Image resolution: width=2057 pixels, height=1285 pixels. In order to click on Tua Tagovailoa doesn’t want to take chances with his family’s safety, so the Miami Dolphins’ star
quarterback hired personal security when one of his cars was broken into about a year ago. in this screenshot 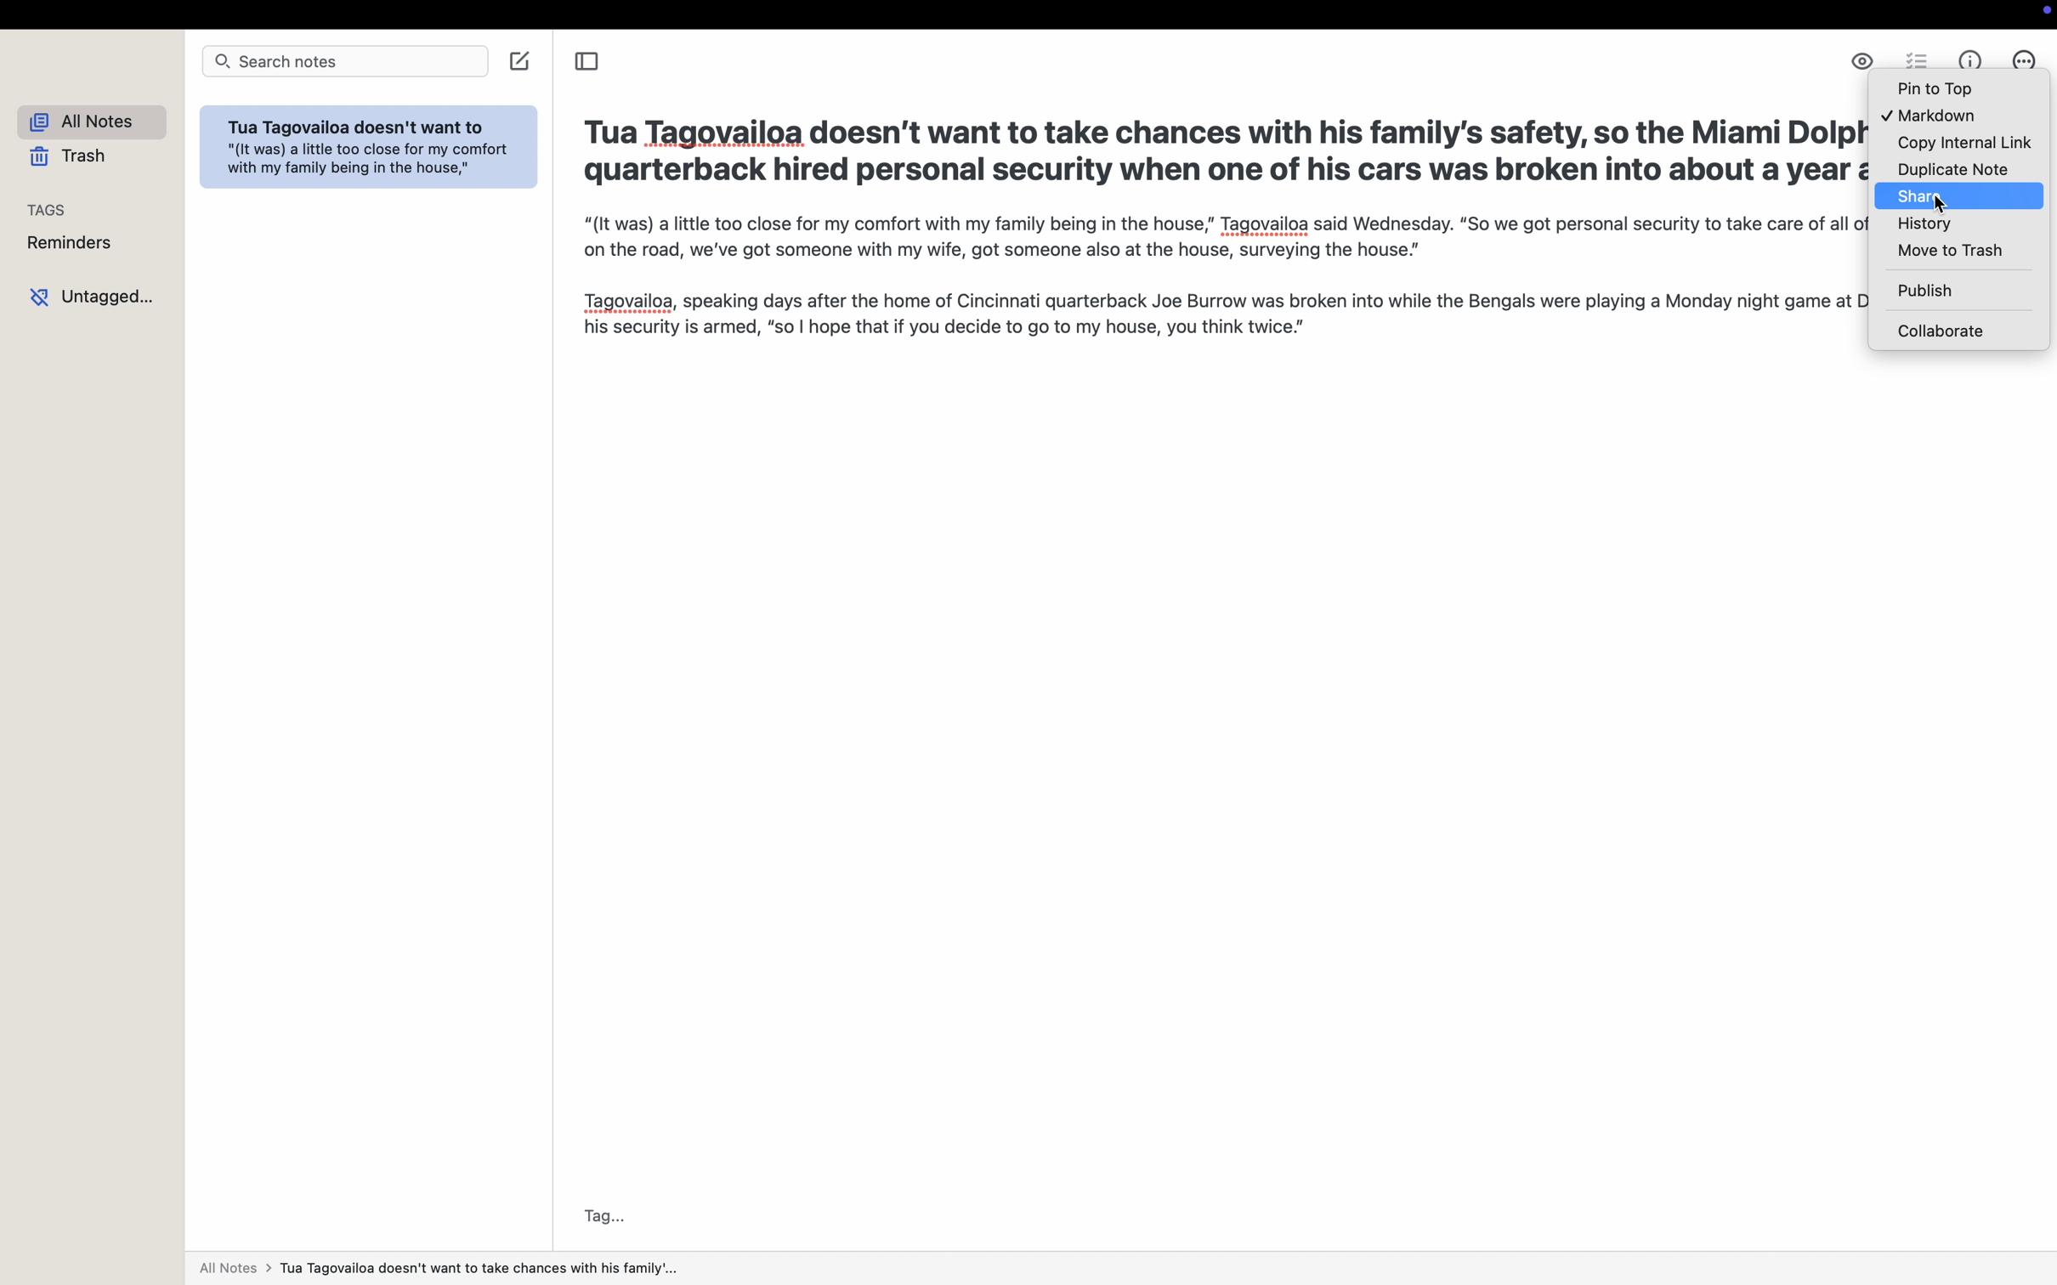, I will do `click(1222, 151)`.